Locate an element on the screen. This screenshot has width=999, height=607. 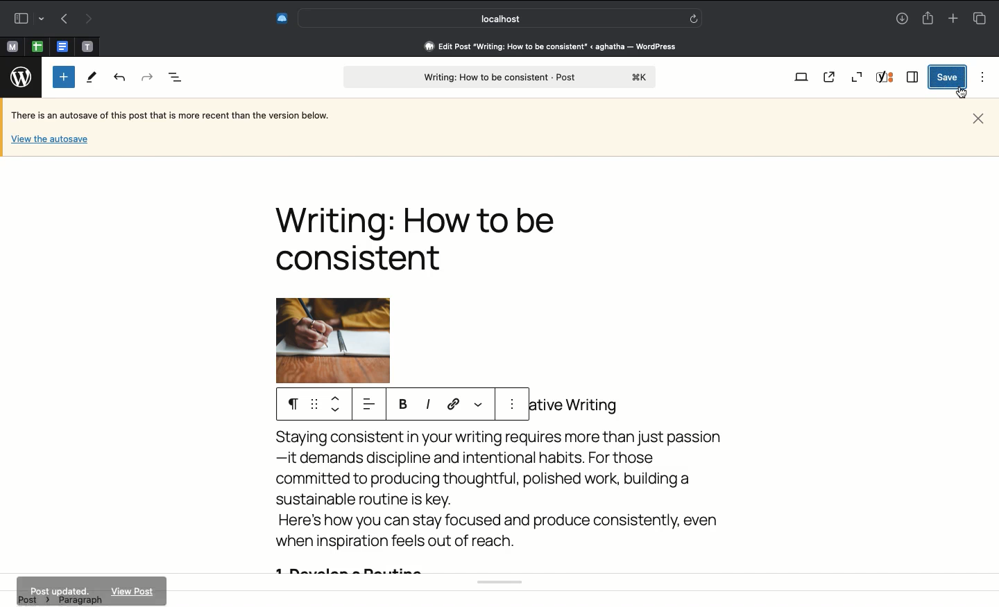
Drag is located at coordinates (314, 405).